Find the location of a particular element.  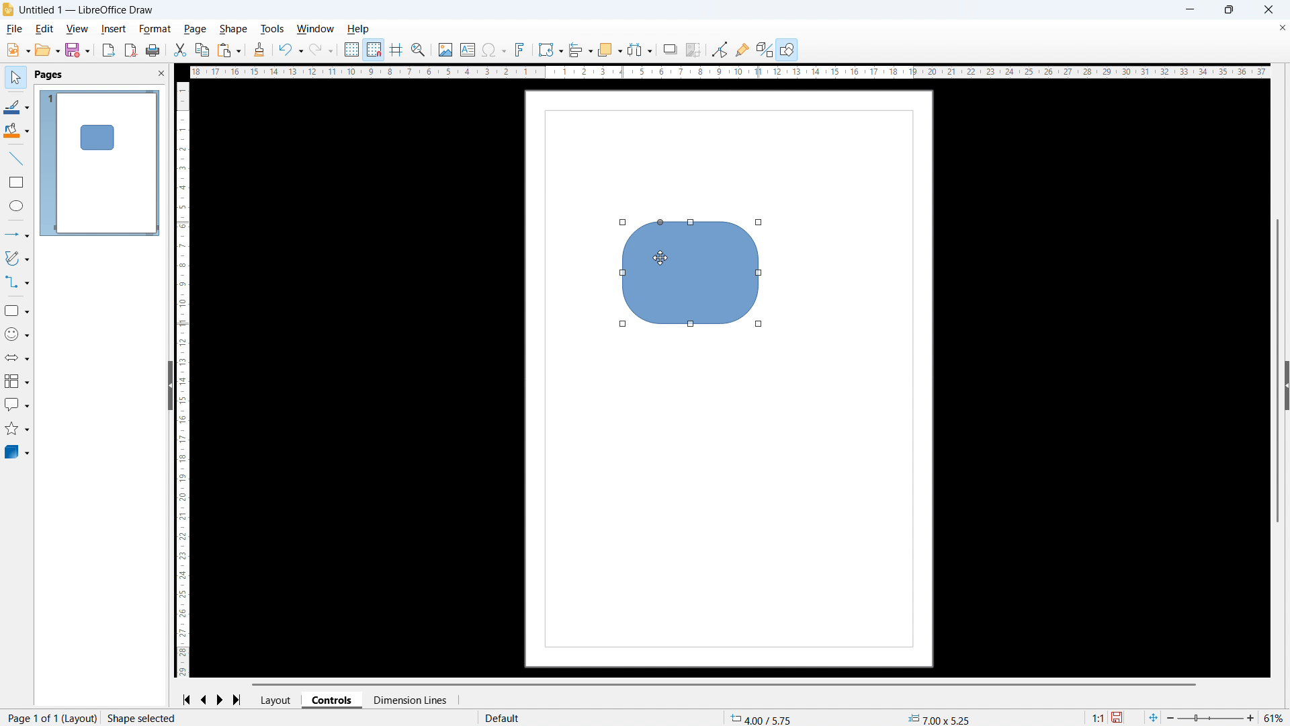

view  is located at coordinates (77, 30).